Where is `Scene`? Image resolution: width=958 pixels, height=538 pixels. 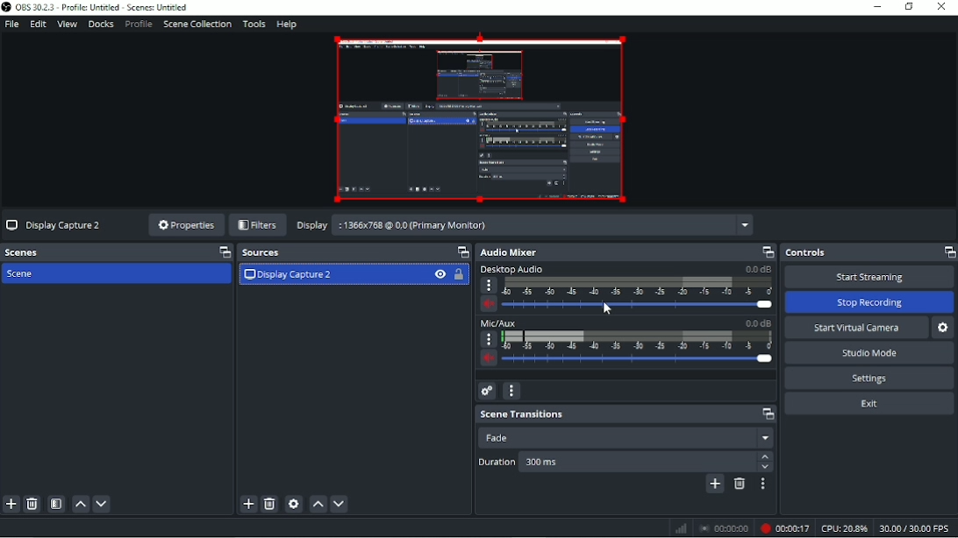
Scene is located at coordinates (24, 274).